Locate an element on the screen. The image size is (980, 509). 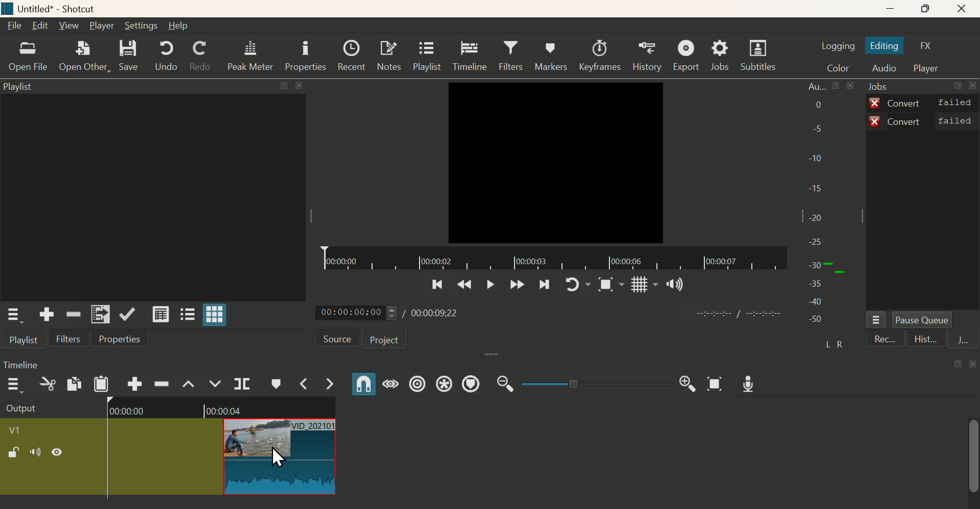
 is located at coordinates (389, 340).